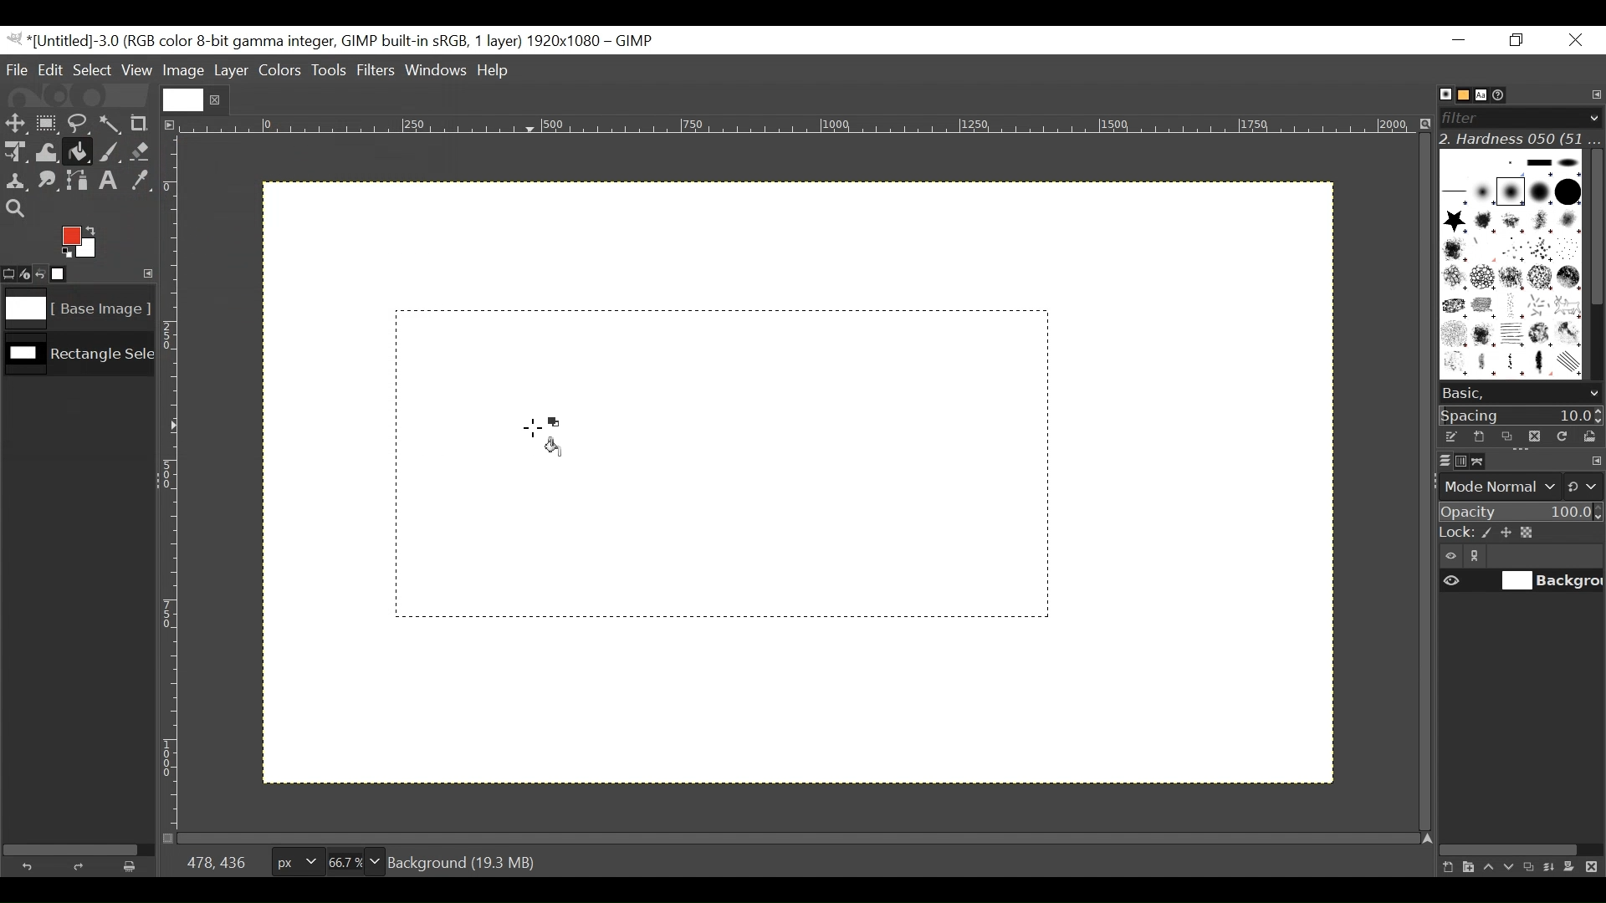 The height and width of the screenshot is (903, 1606). I want to click on Text tool, so click(111, 182).